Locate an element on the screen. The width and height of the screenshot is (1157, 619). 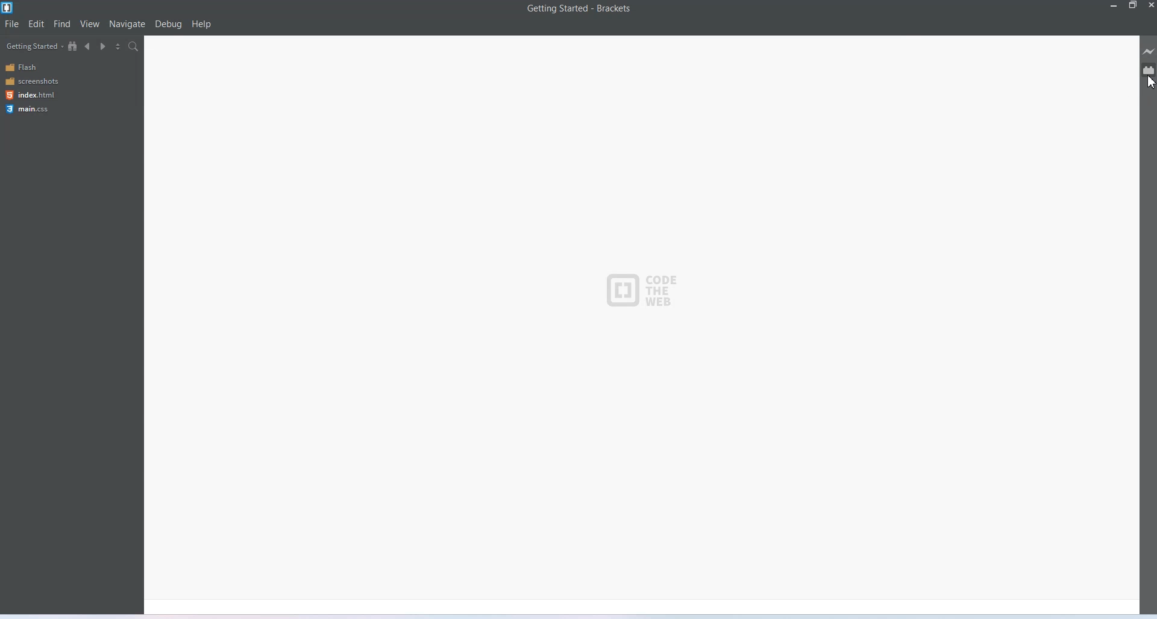
Extension manager is located at coordinates (1149, 67).